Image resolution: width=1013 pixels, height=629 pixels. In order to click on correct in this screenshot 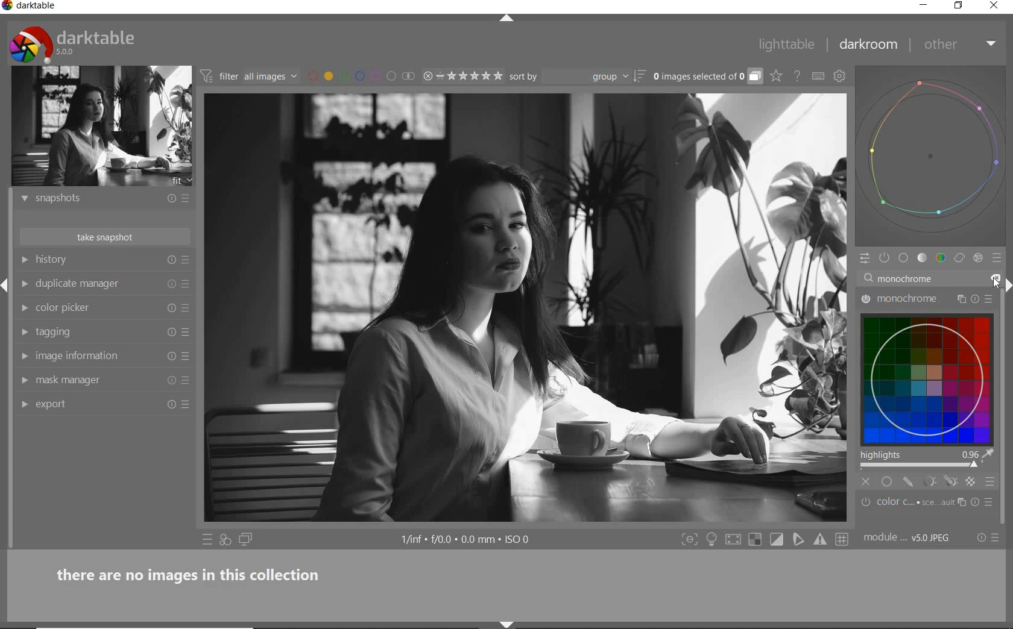, I will do `click(959, 258)`.